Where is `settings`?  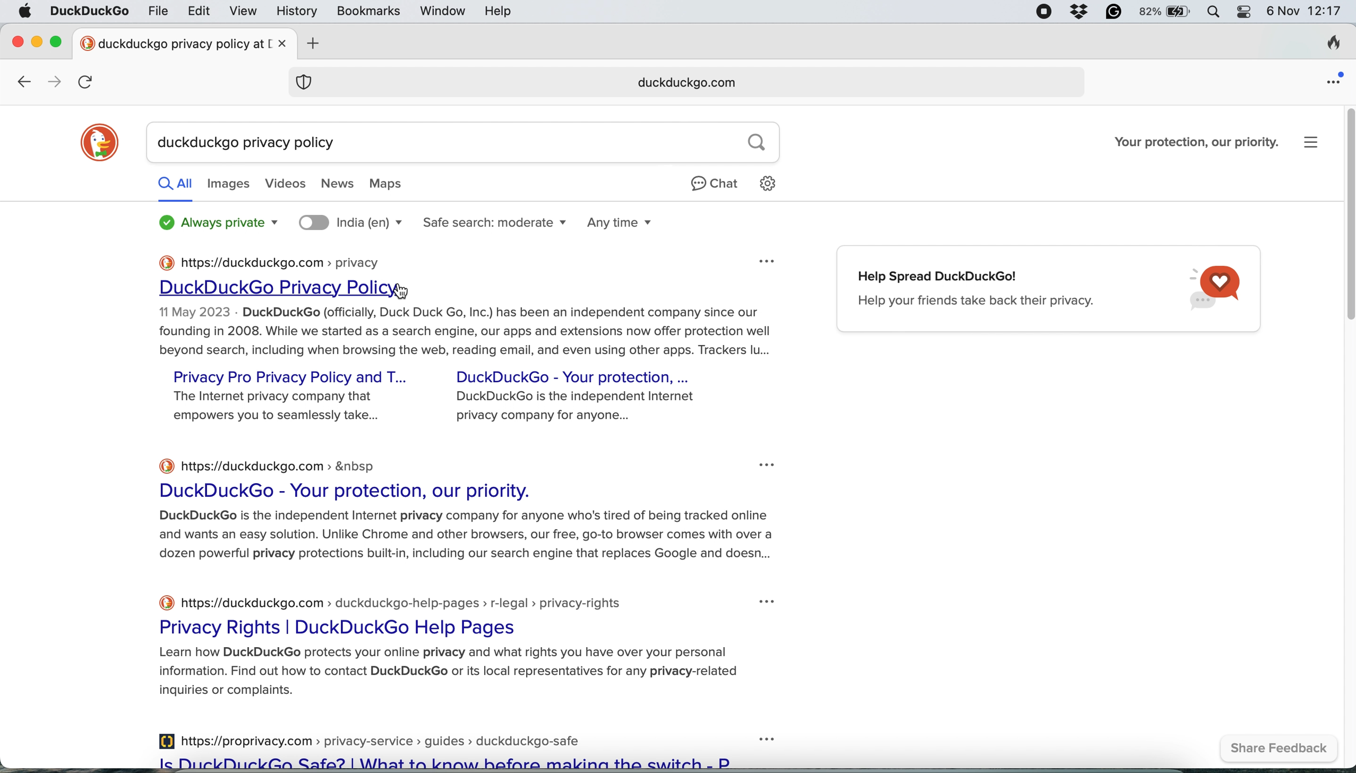 settings is located at coordinates (775, 185).